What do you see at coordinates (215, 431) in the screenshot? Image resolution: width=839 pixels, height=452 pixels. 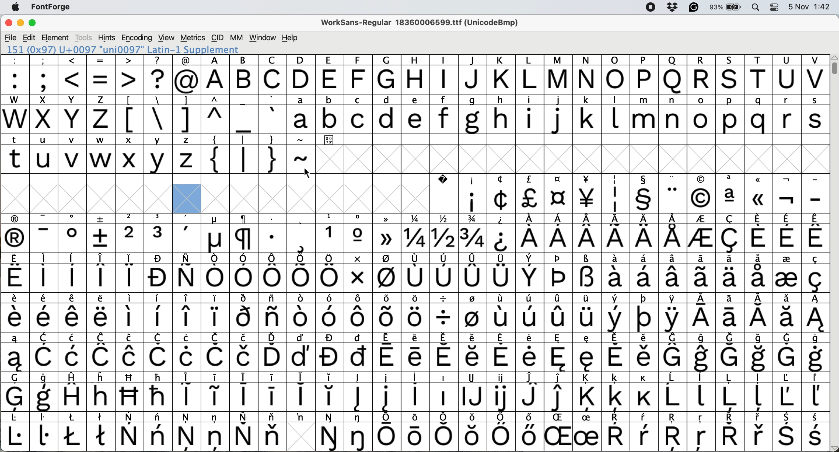 I see `symbol` at bounding box center [215, 431].